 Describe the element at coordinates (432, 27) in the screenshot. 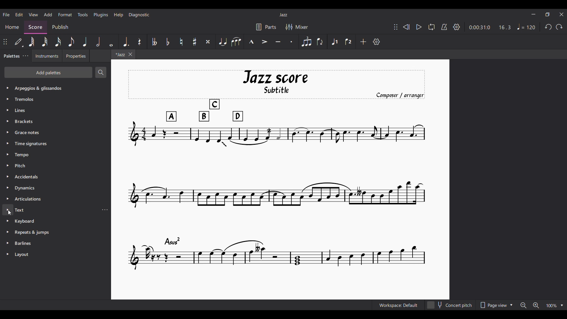

I see `Loop playback` at that location.